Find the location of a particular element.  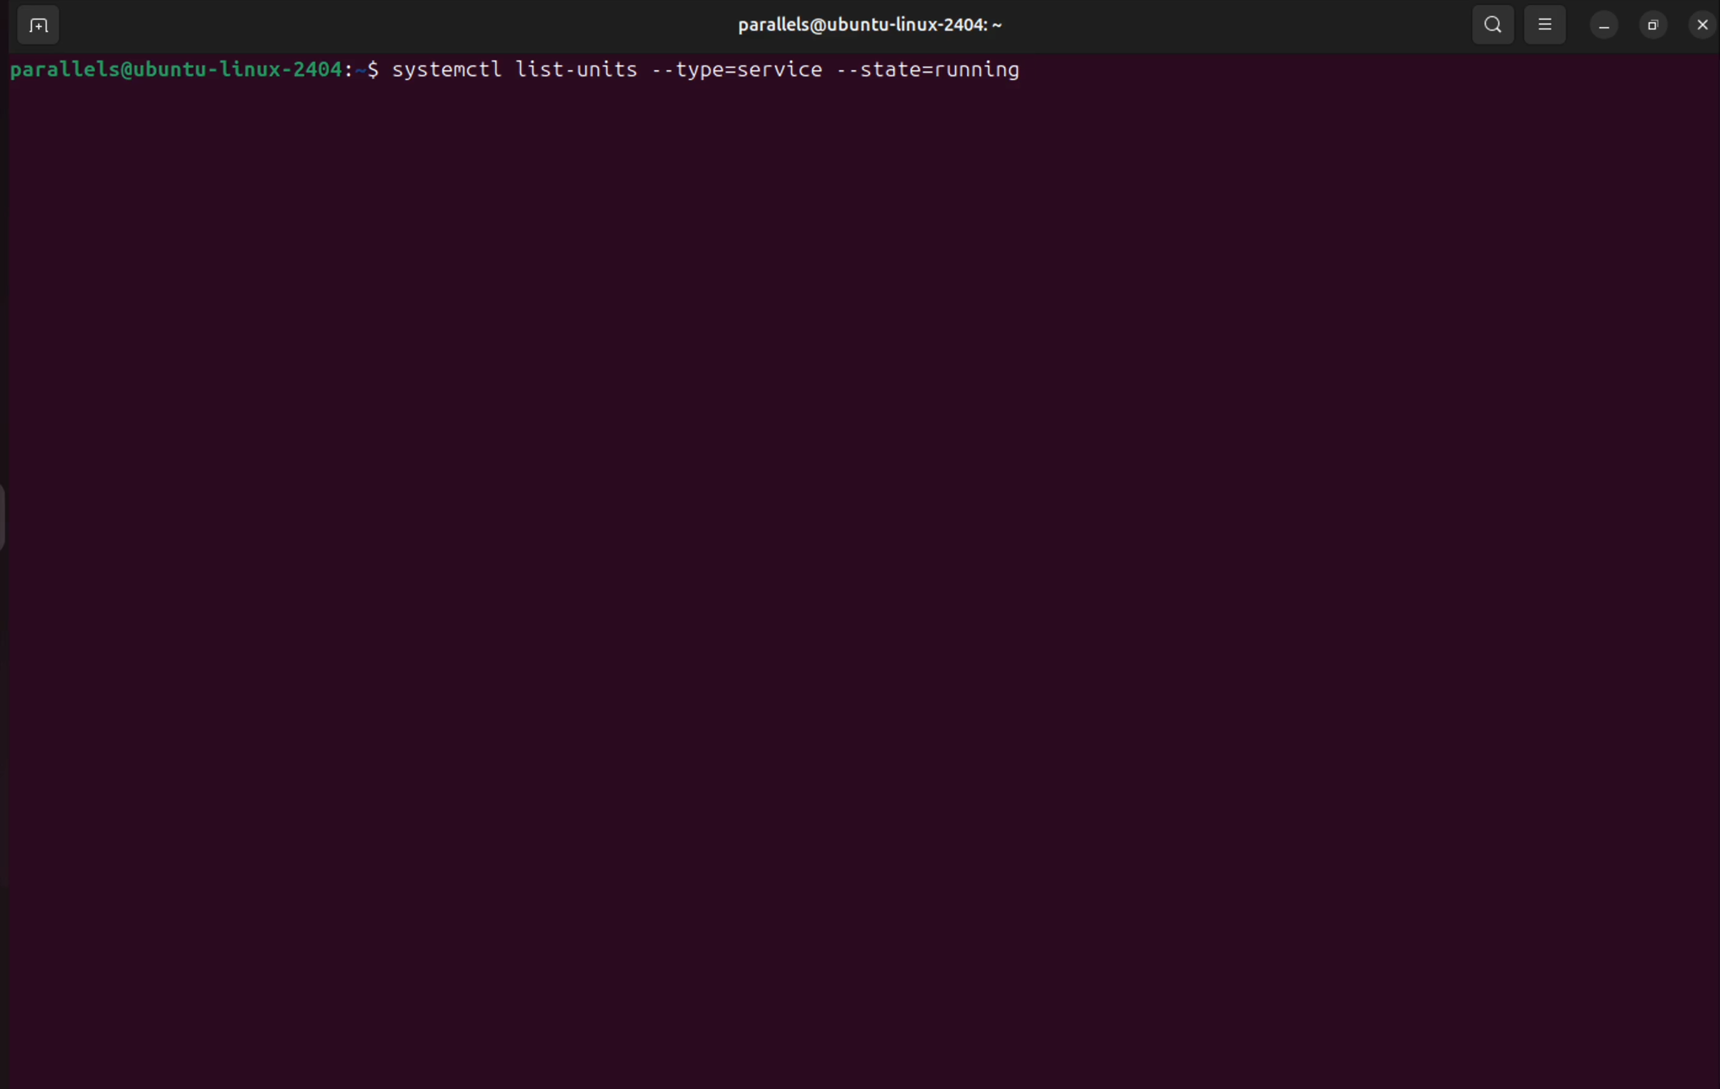

minimize is located at coordinates (1605, 24).